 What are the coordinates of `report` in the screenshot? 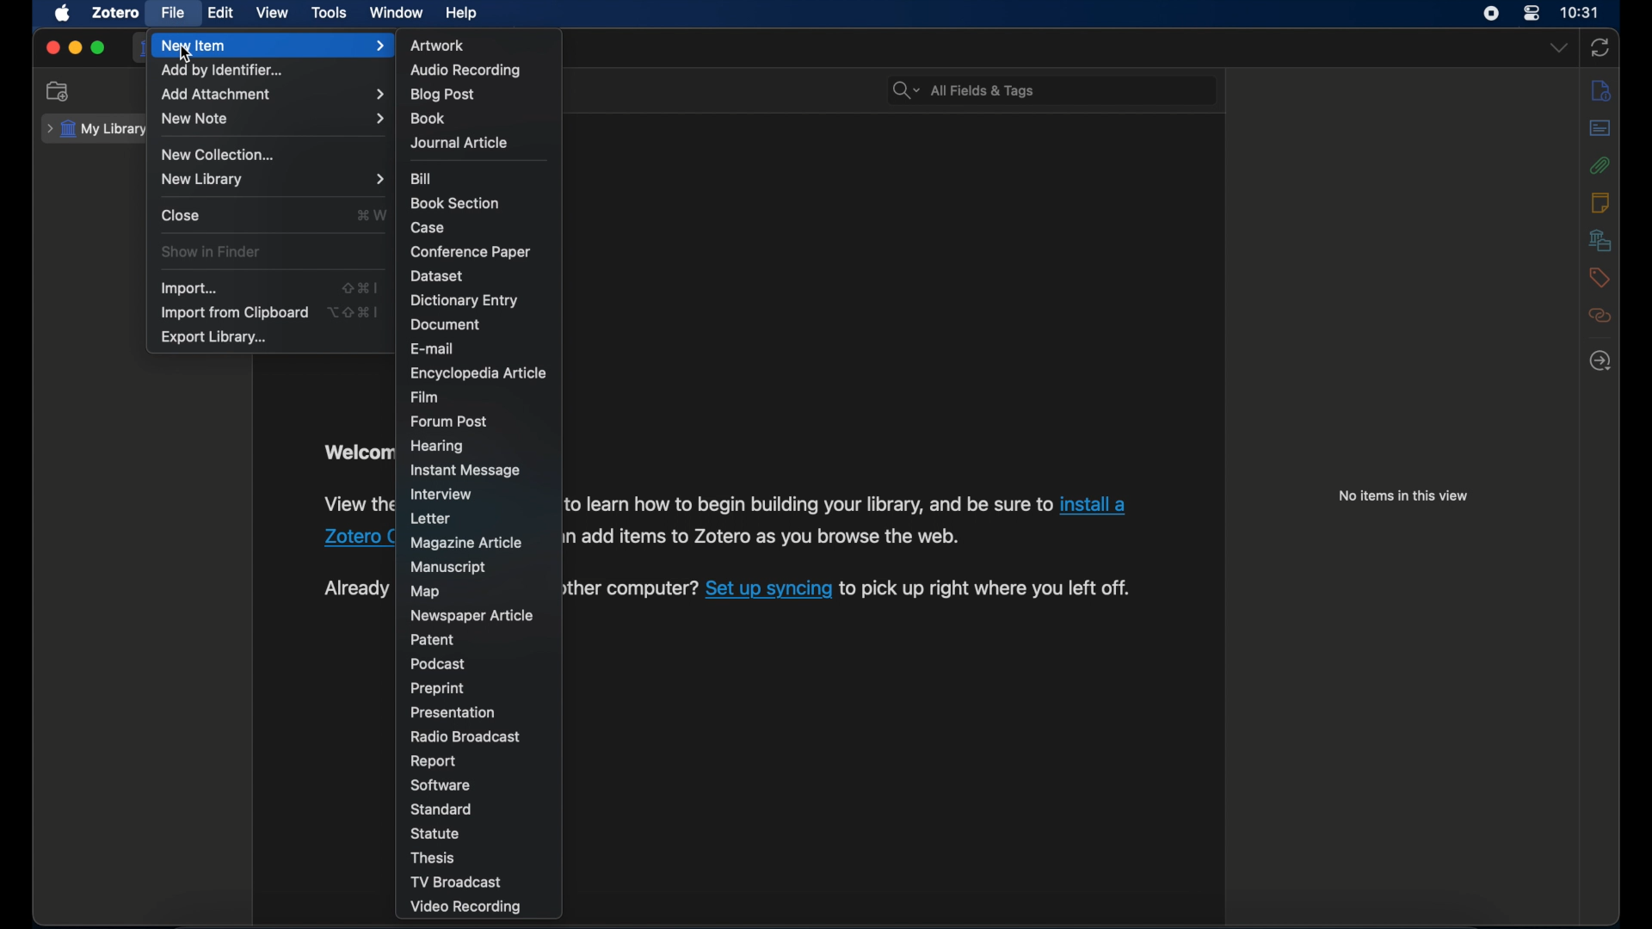 It's located at (432, 760).